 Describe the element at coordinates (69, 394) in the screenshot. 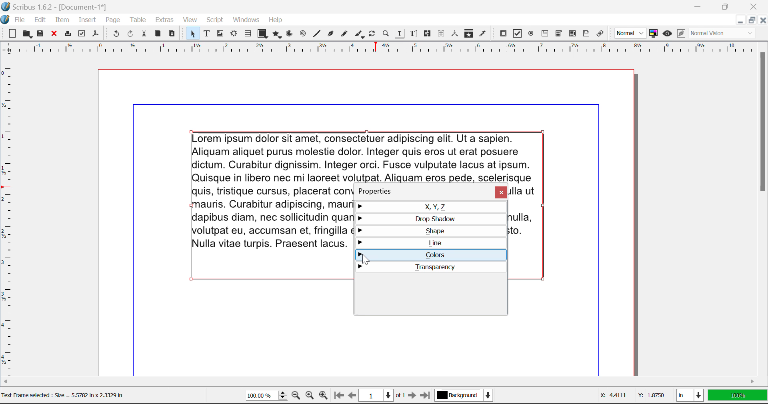

I see `Text Frame selected : Size = 5.5782 in x 2.3329 in` at that location.